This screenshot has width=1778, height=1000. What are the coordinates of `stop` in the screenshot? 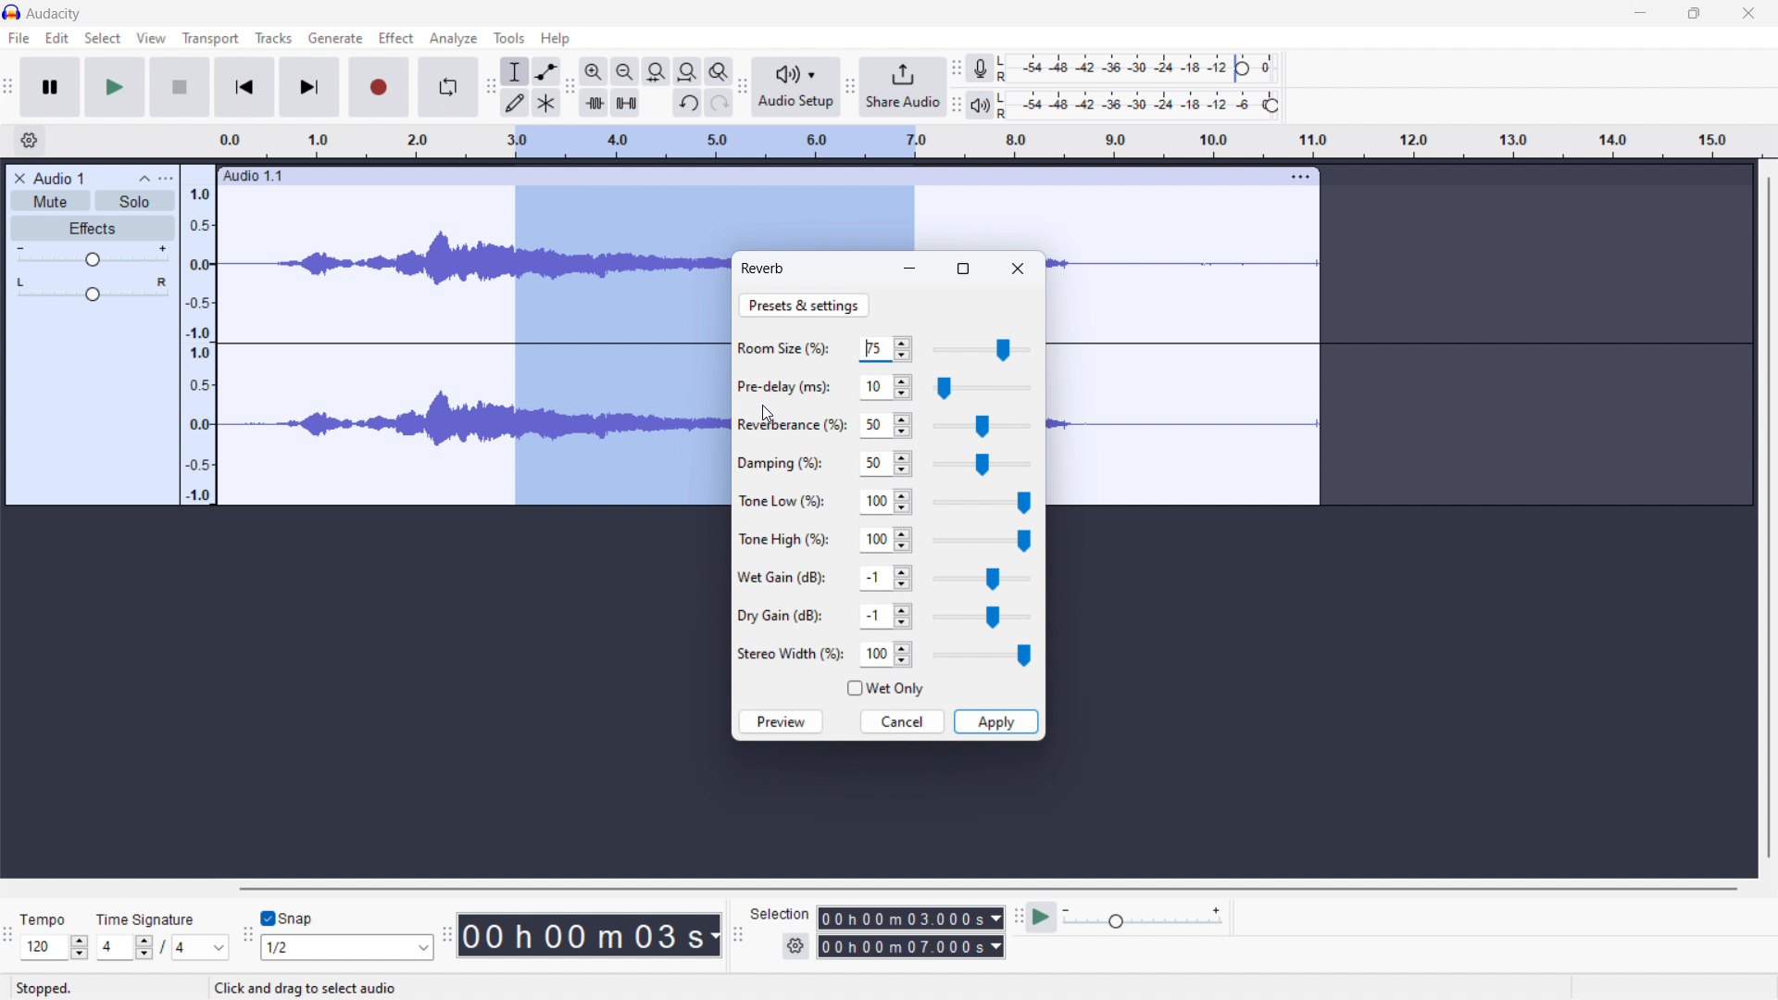 It's located at (180, 86).